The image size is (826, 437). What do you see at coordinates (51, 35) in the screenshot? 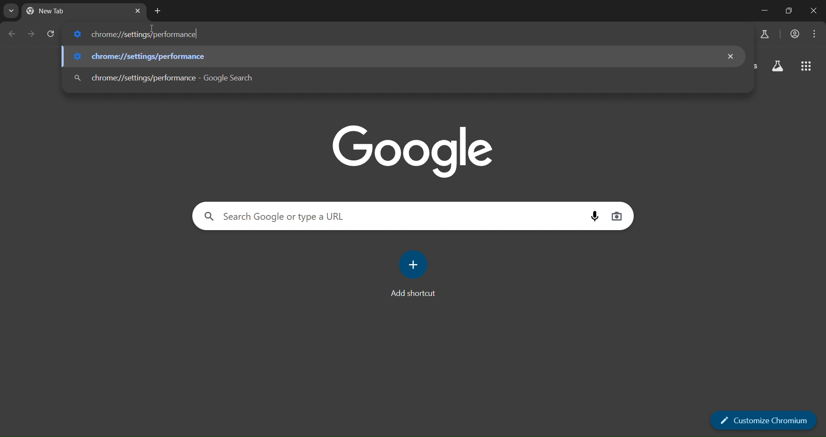
I see `reload page` at bounding box center [51, 35].